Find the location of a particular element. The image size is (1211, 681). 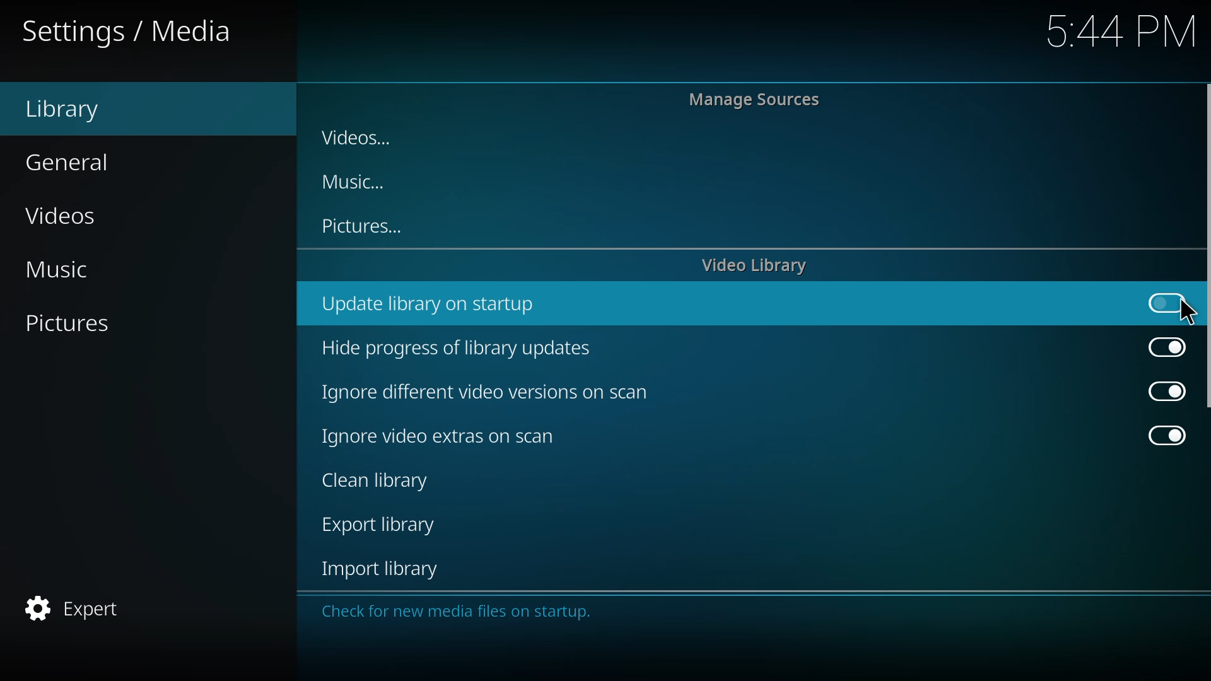

cursor is located at coordinates (1179, 305).